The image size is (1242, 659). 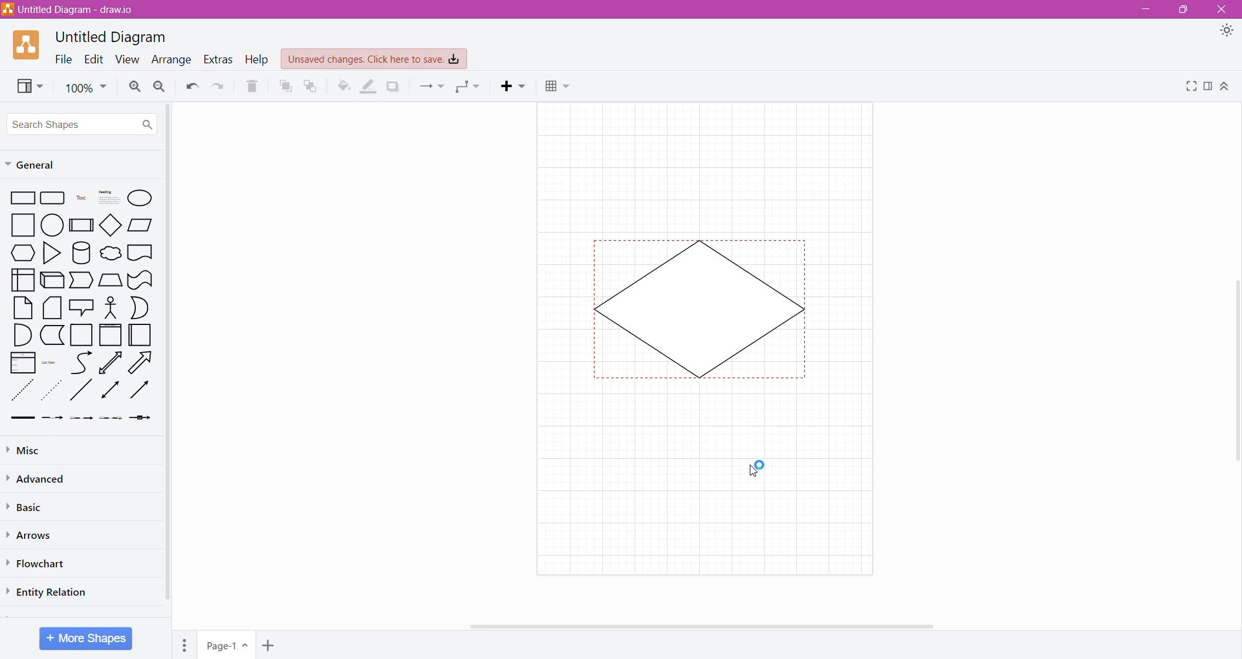 What do you see at coordinates (395, 86) in the screenshot?
I see `Shadow` at bounding box center [395, 86].